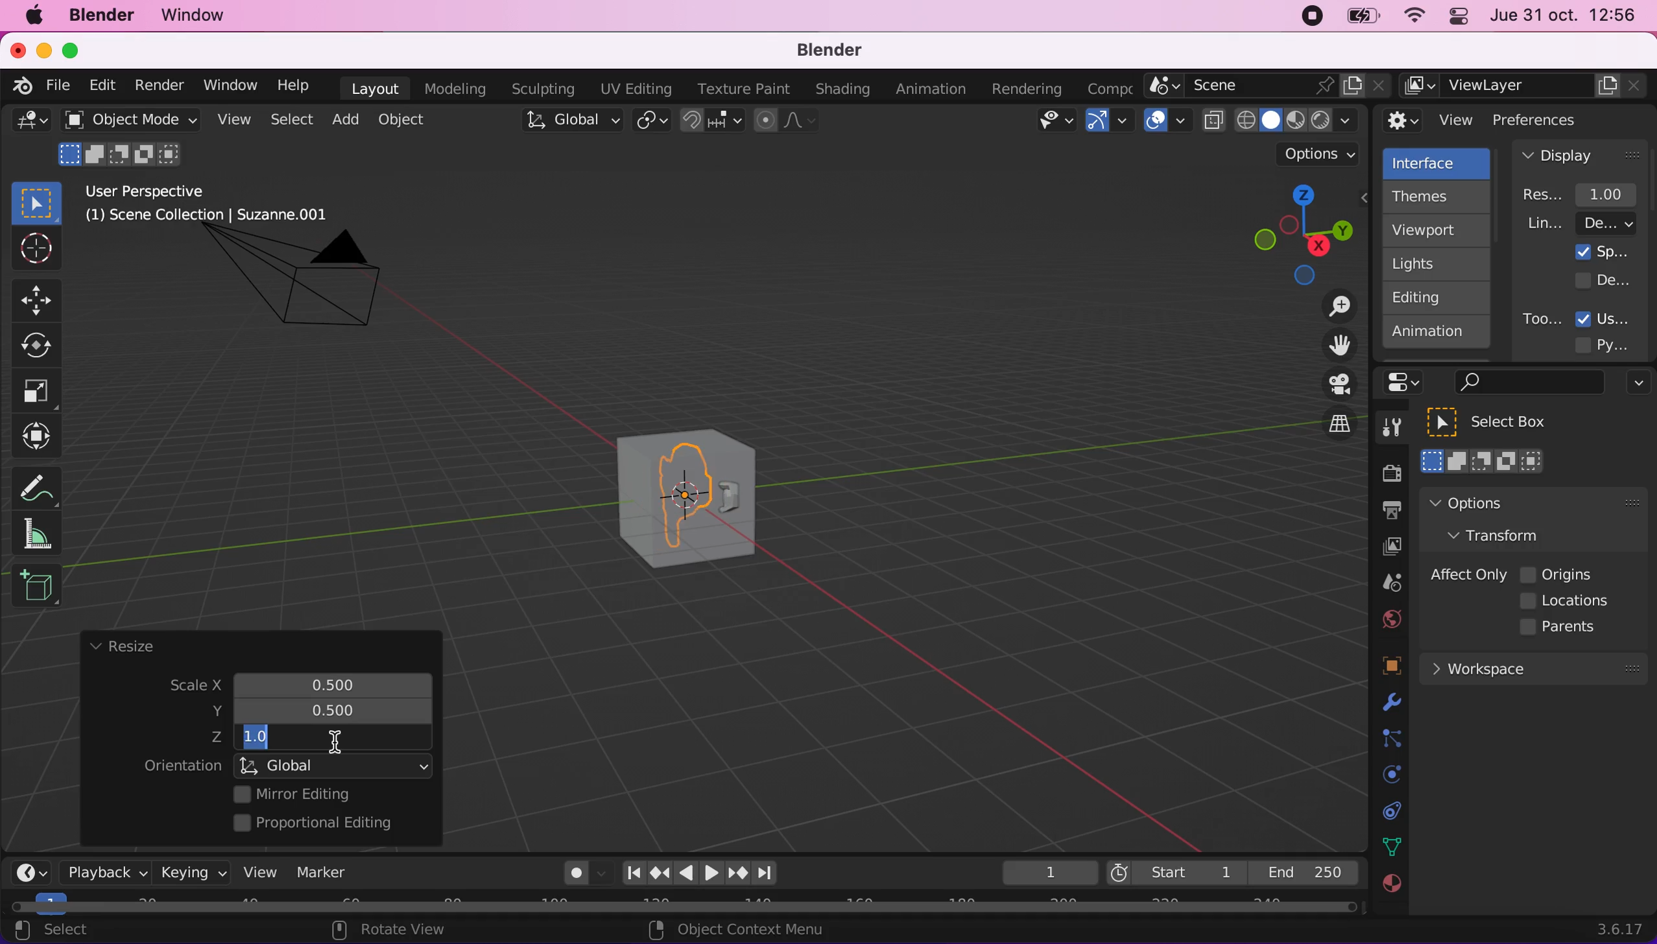 Image resolution: width=1657 pixels, height=944 pixels. I want to click on select, so click(291, 121).